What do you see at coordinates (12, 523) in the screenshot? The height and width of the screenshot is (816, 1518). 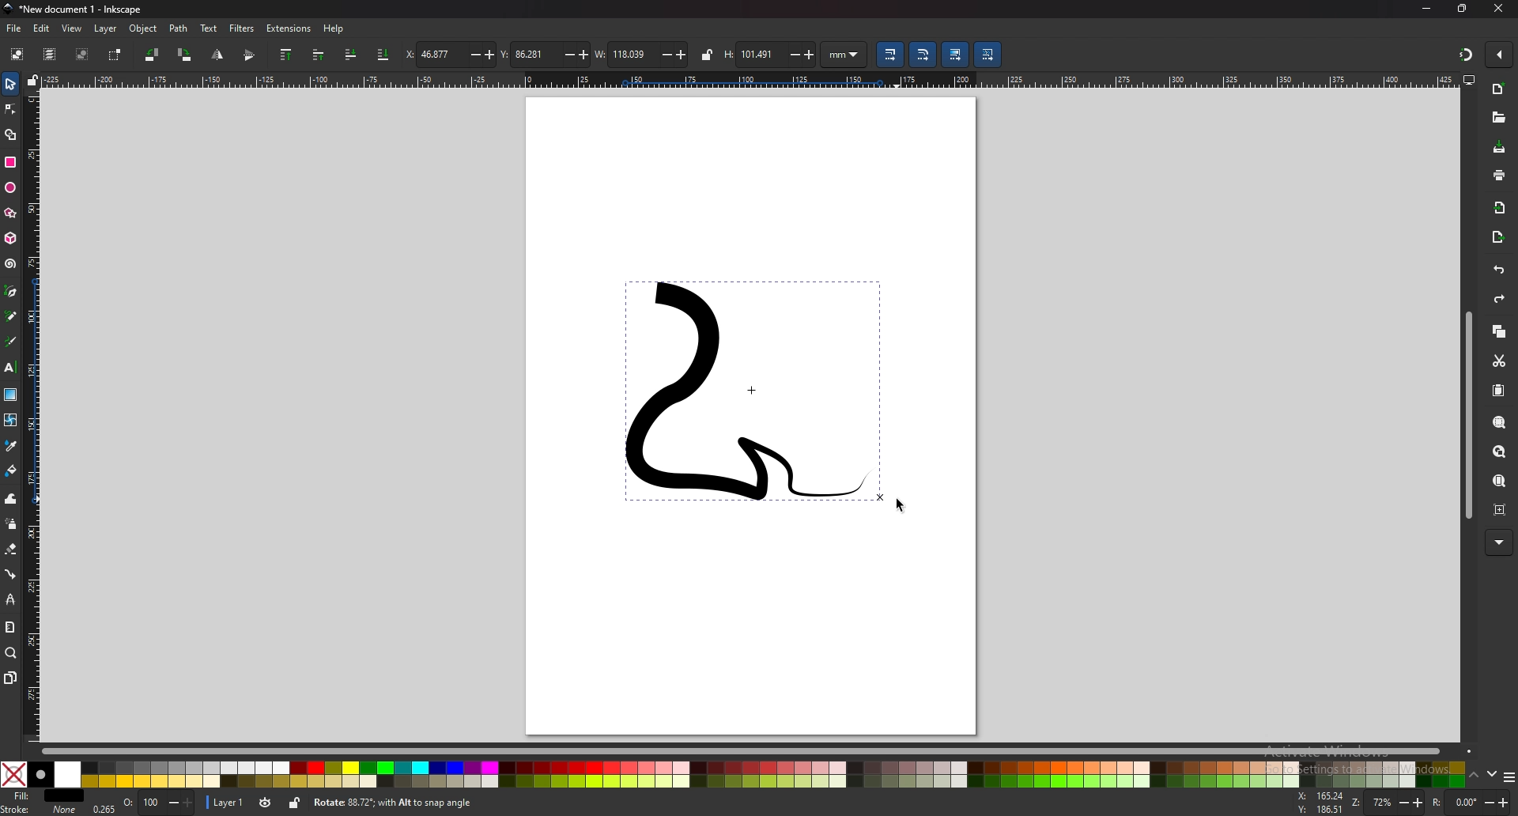 I see `spray` at bounding box center [12, 523].